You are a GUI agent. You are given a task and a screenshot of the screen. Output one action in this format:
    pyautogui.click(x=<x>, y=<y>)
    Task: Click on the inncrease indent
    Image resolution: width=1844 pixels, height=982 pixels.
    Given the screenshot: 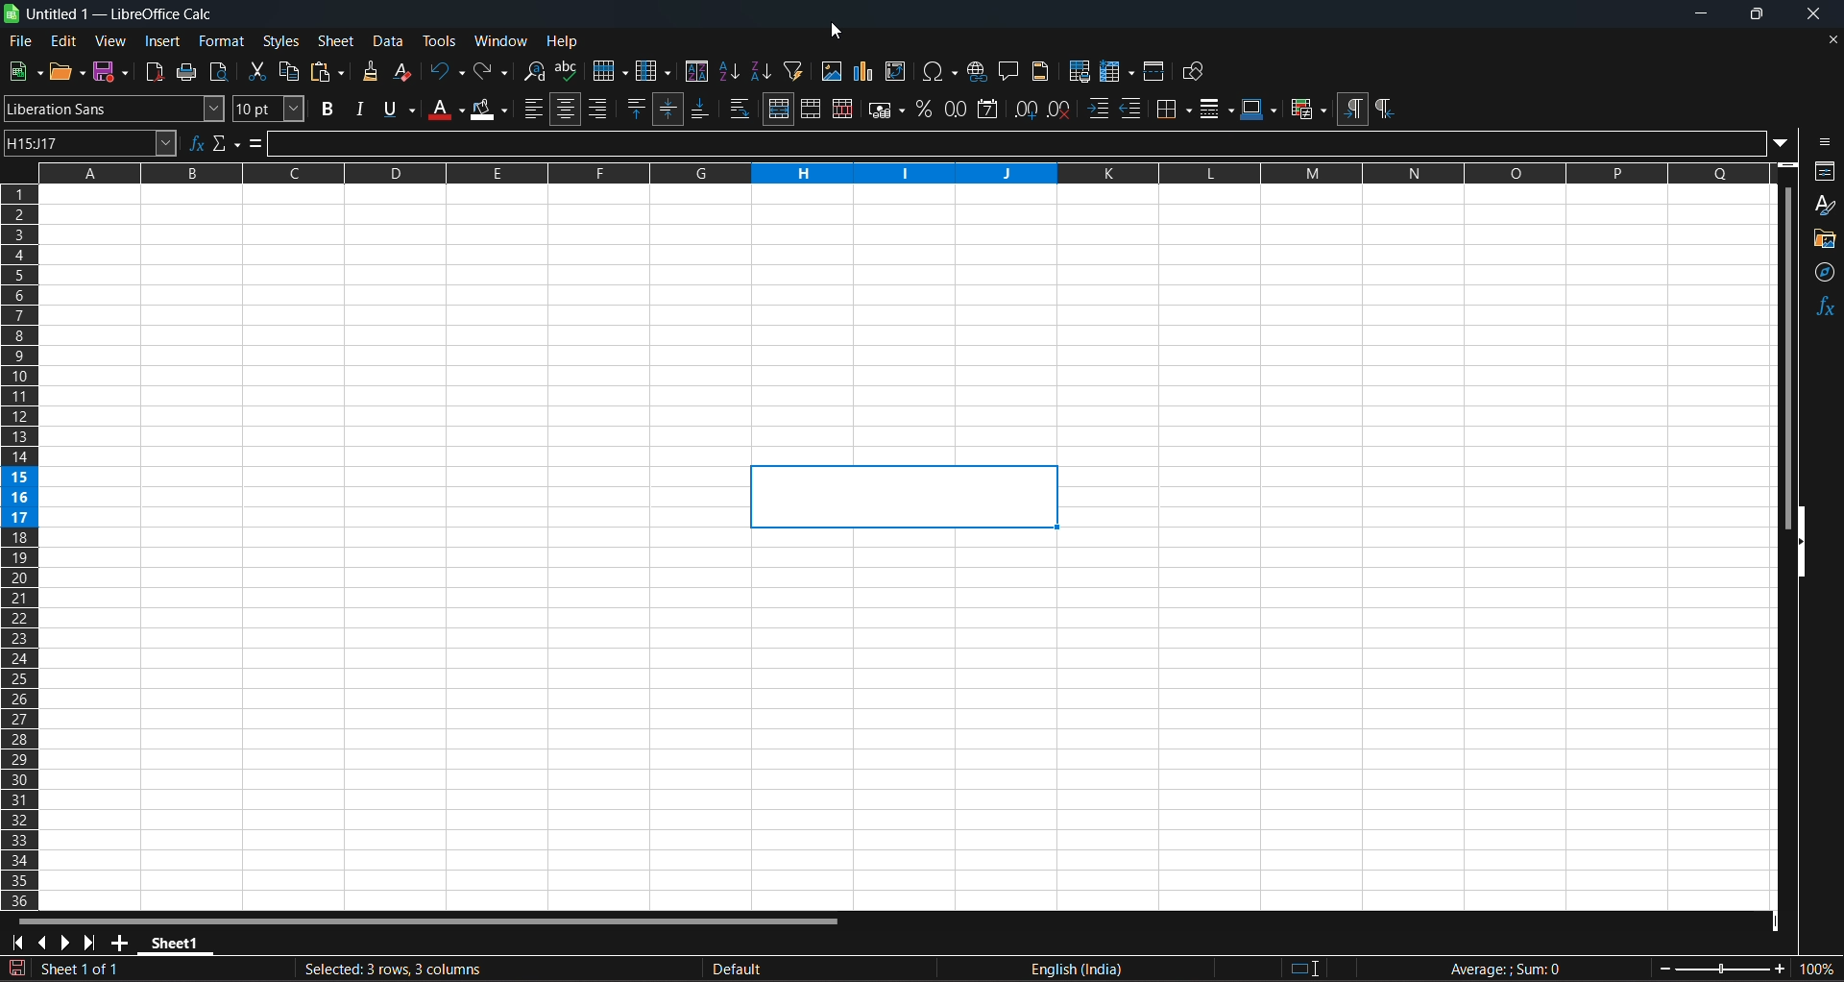 What is the action you would take?
    pyautogui.click(x=1100, y=109)
    